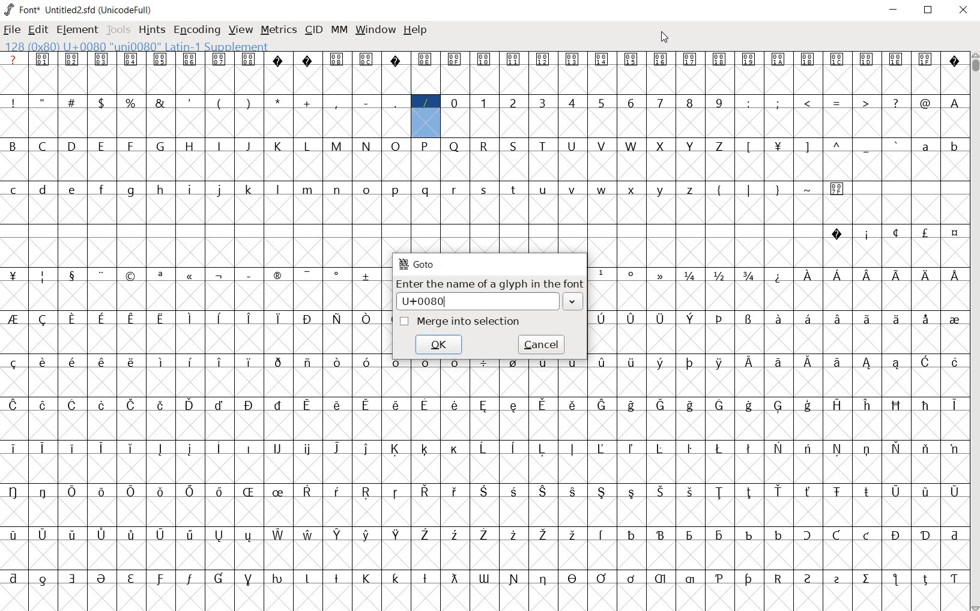 The height and width of the screenshot is (611, 980). What do you see at coordinates (190, 362) in the screenshot?
I see `glyph` at bounding box center [190, 362].